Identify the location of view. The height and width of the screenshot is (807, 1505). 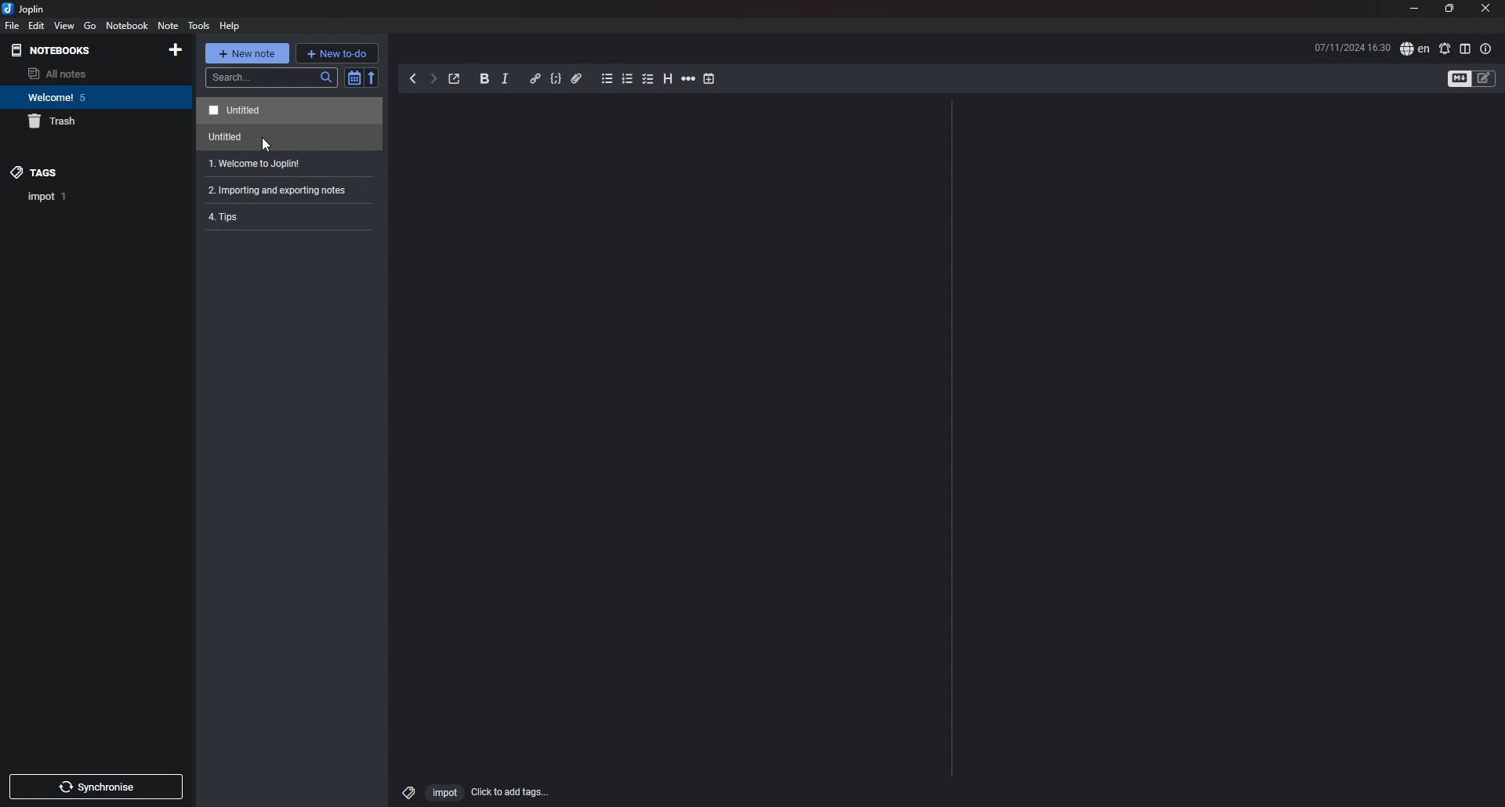
(65, 26).